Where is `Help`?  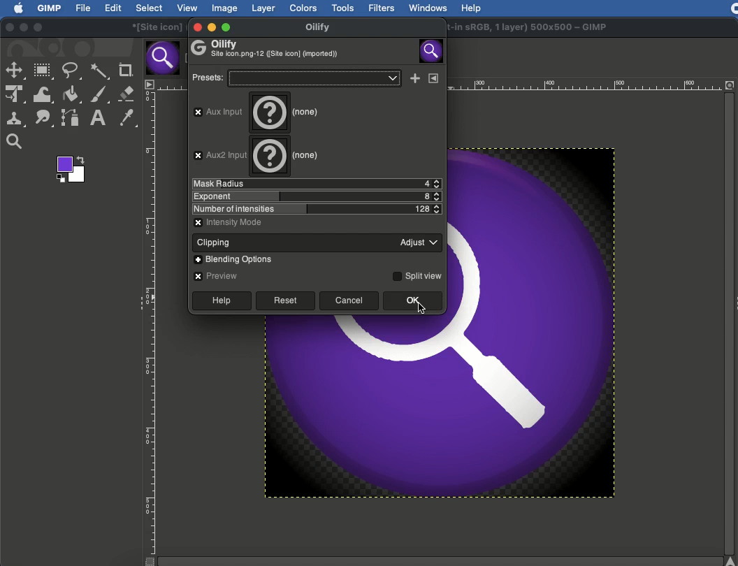 Help is located at coordinates (472, 8).